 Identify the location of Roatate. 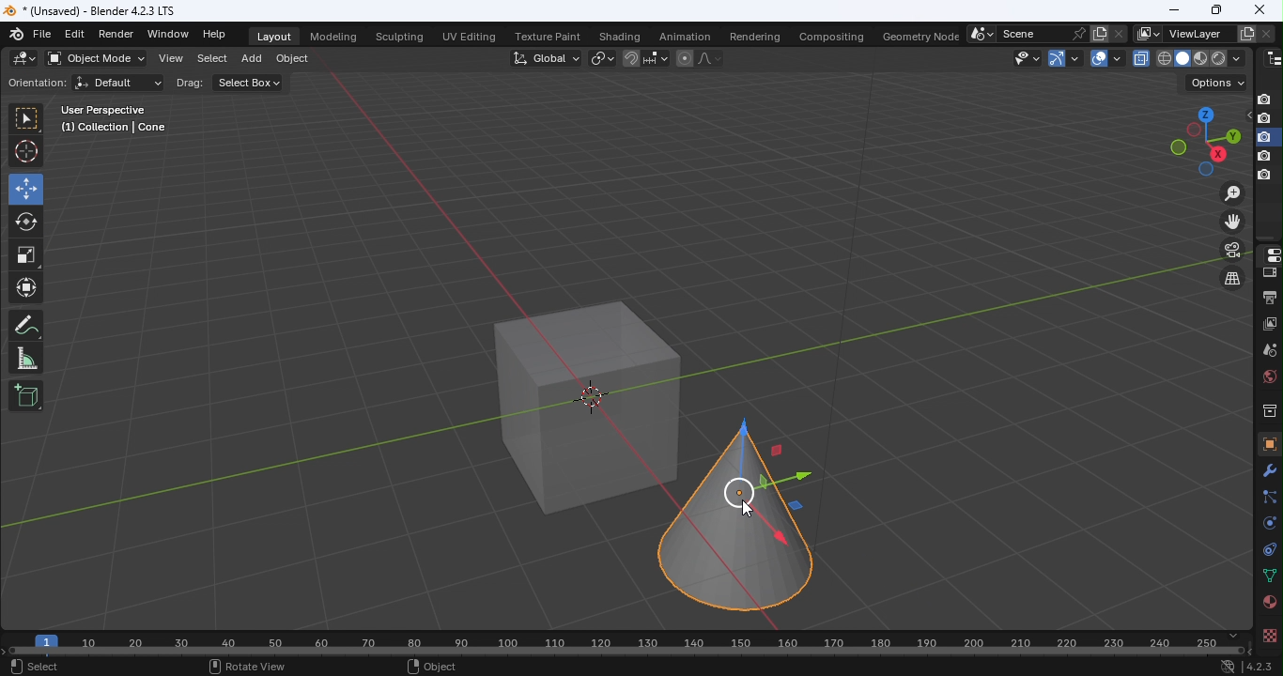
(26, 220).